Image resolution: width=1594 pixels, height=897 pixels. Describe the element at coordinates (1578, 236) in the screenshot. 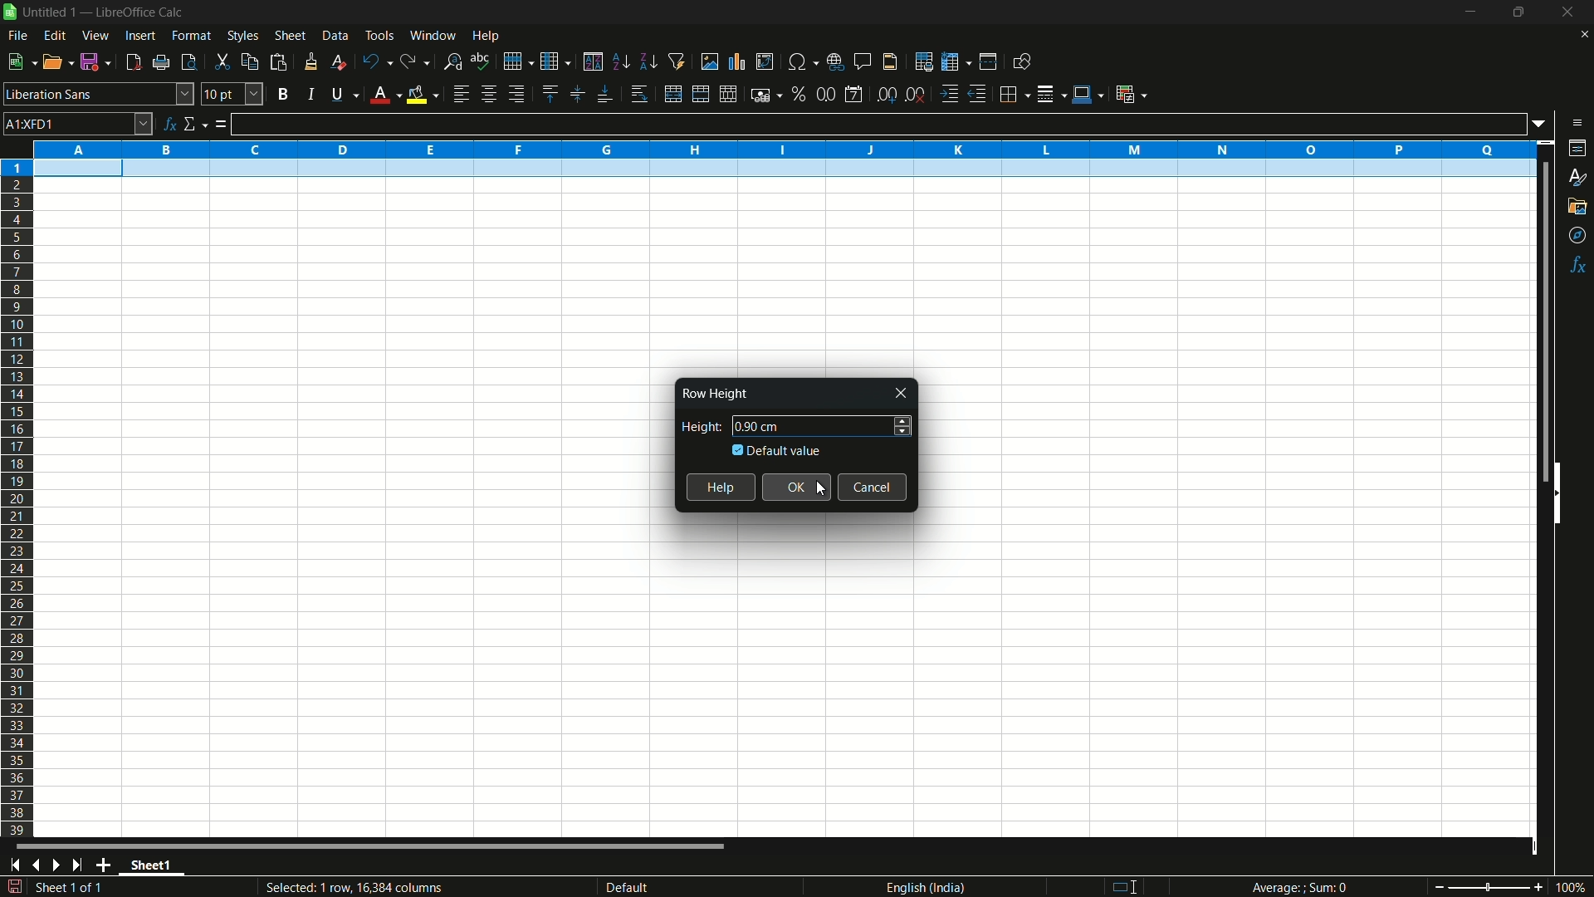

I see `navigator` at that location.